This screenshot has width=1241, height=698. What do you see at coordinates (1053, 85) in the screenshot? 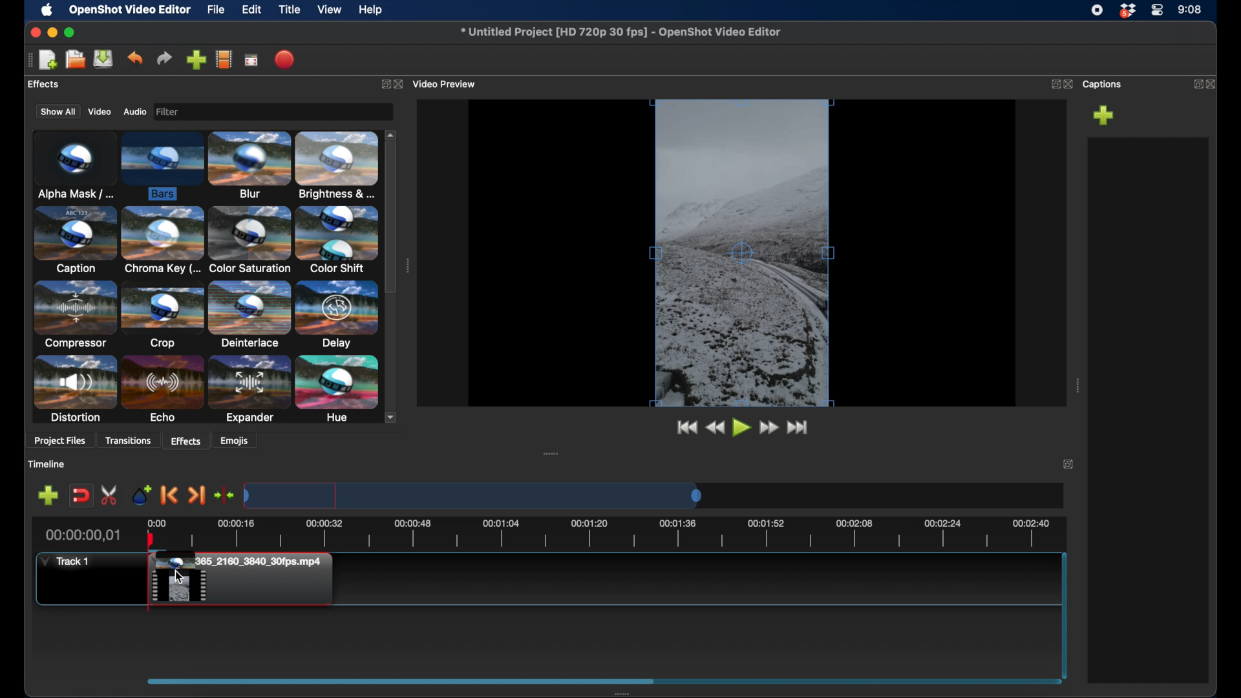
I see `expand` at bounding box center [1053, 85].